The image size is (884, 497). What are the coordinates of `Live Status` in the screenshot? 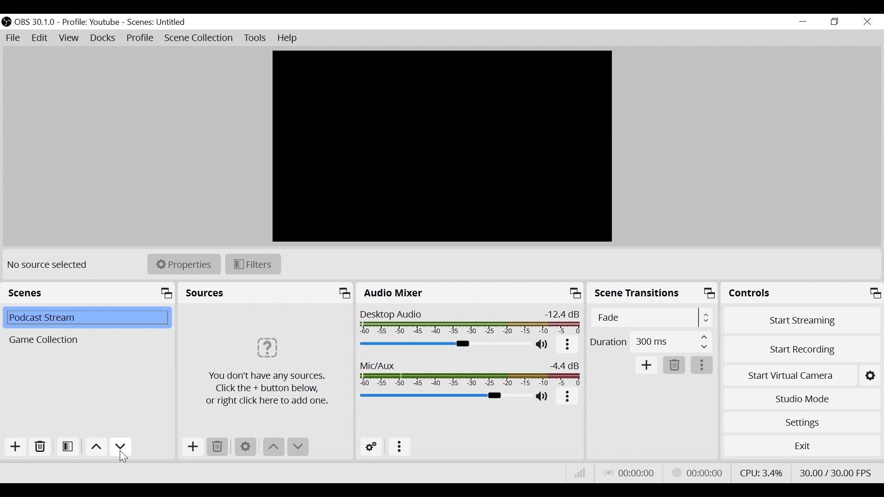 It's located at (628, 472).